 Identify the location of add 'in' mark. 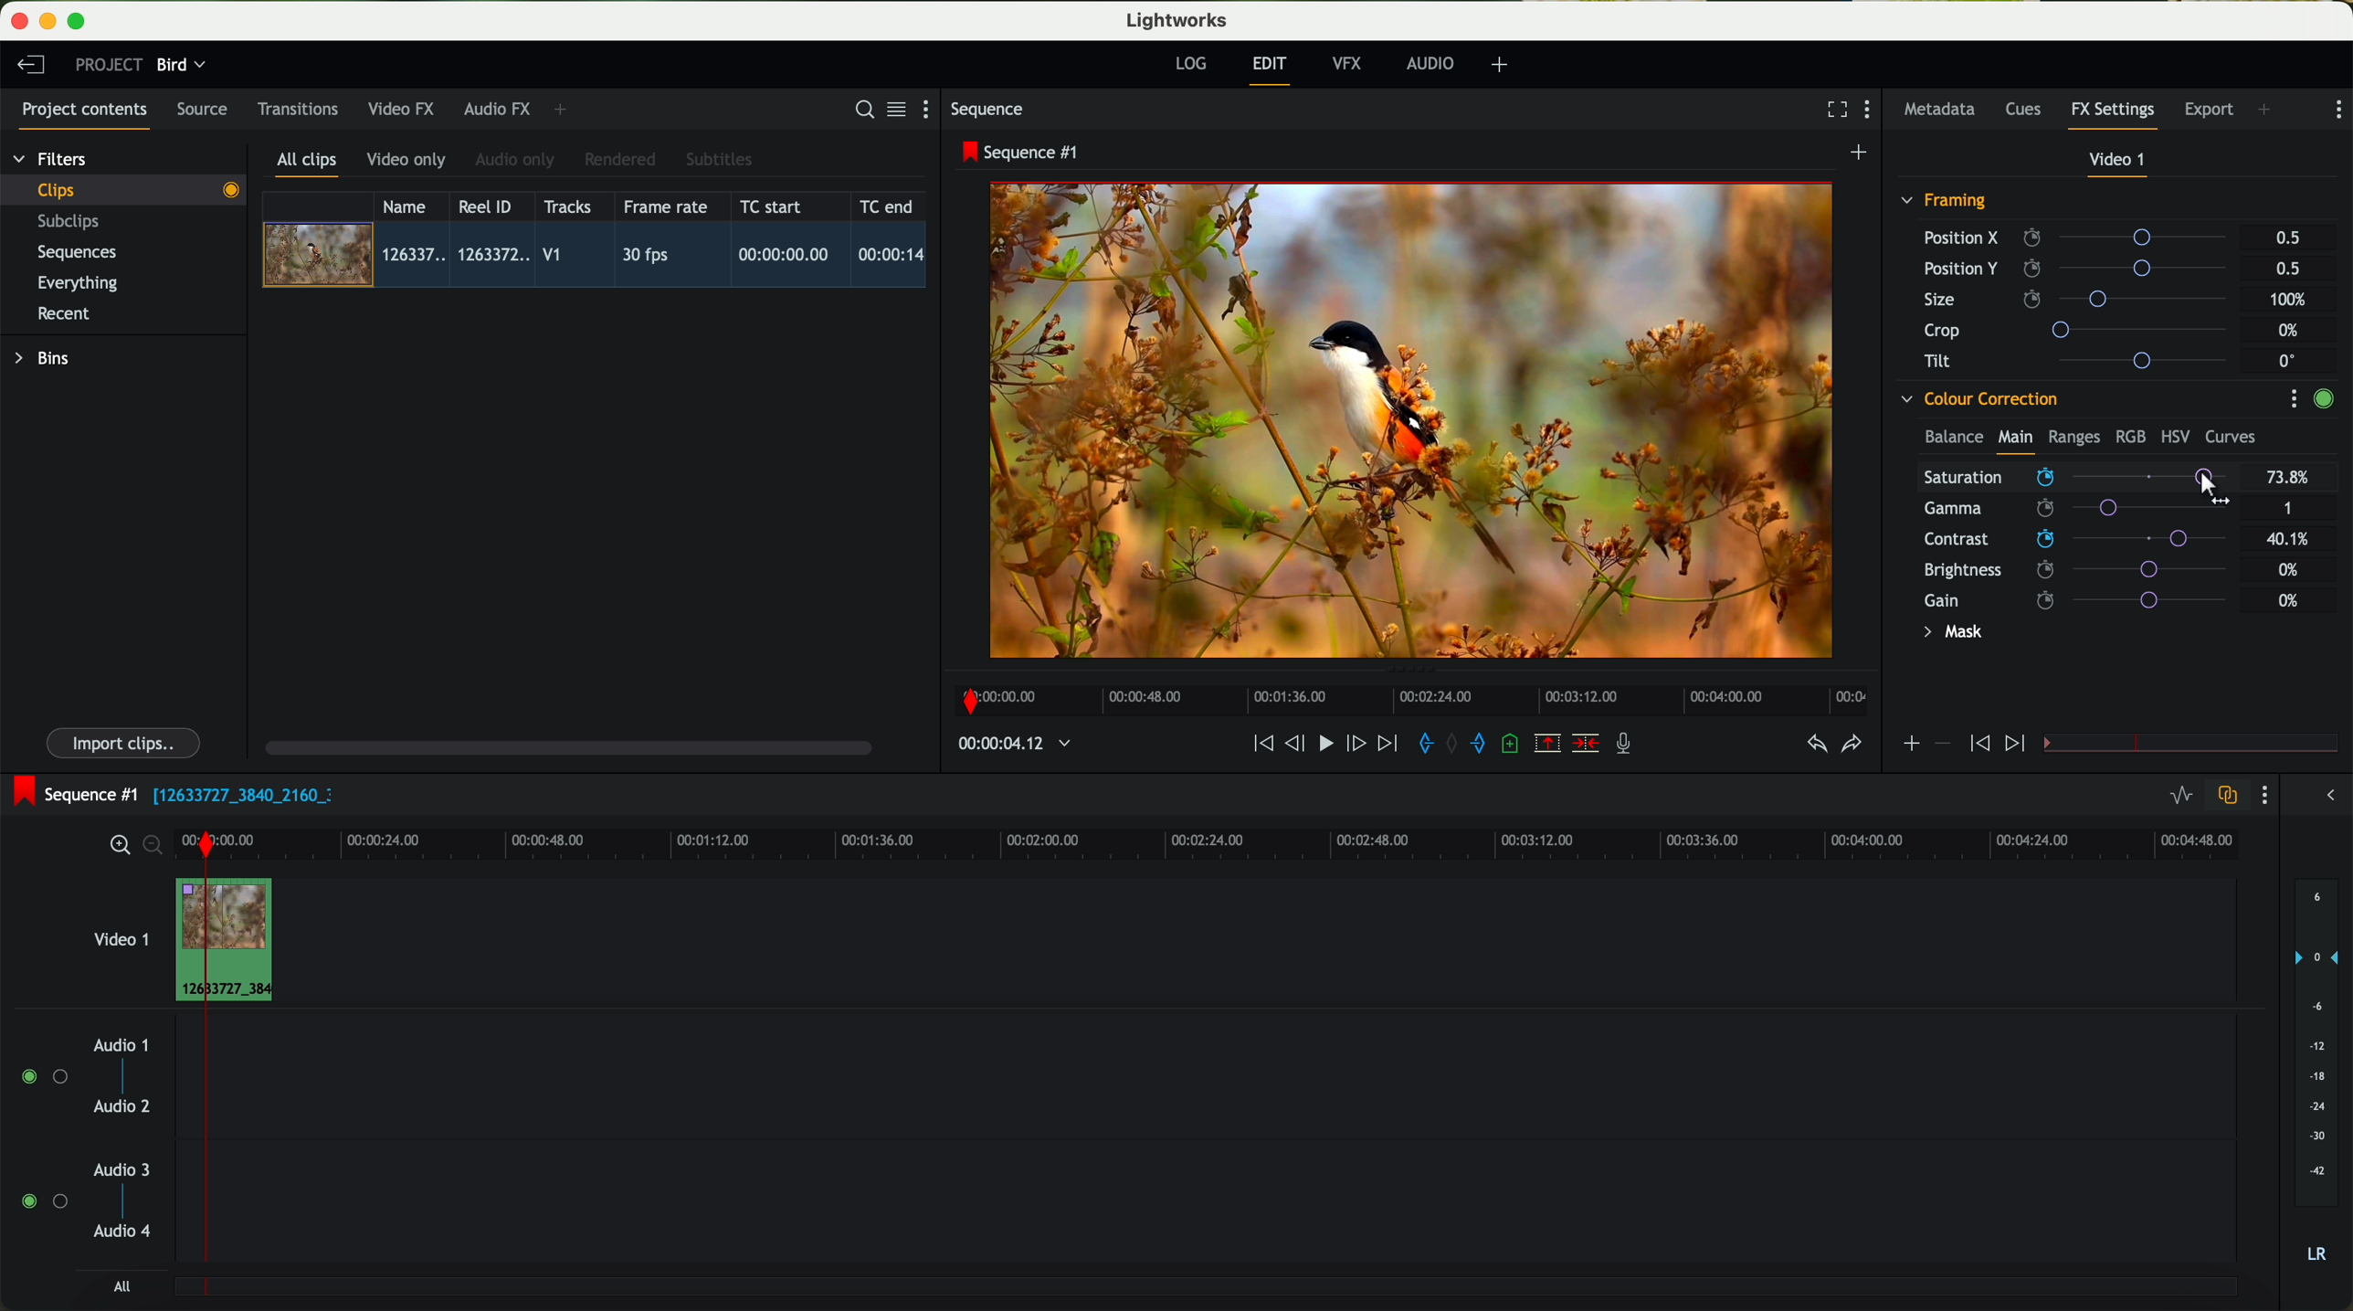
(1420, 746).